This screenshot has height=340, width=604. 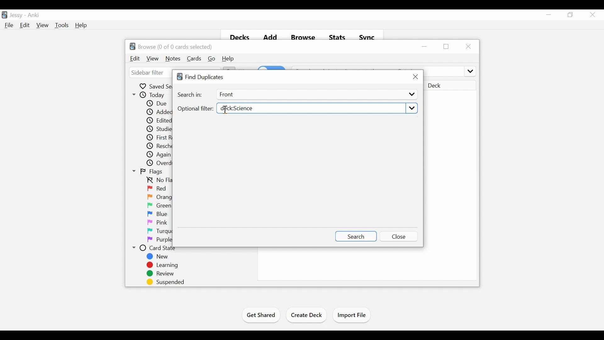 What do you see at coordinates (135, 59) in the screenshot?
I see `Edit` at bounding box center [135, 59].